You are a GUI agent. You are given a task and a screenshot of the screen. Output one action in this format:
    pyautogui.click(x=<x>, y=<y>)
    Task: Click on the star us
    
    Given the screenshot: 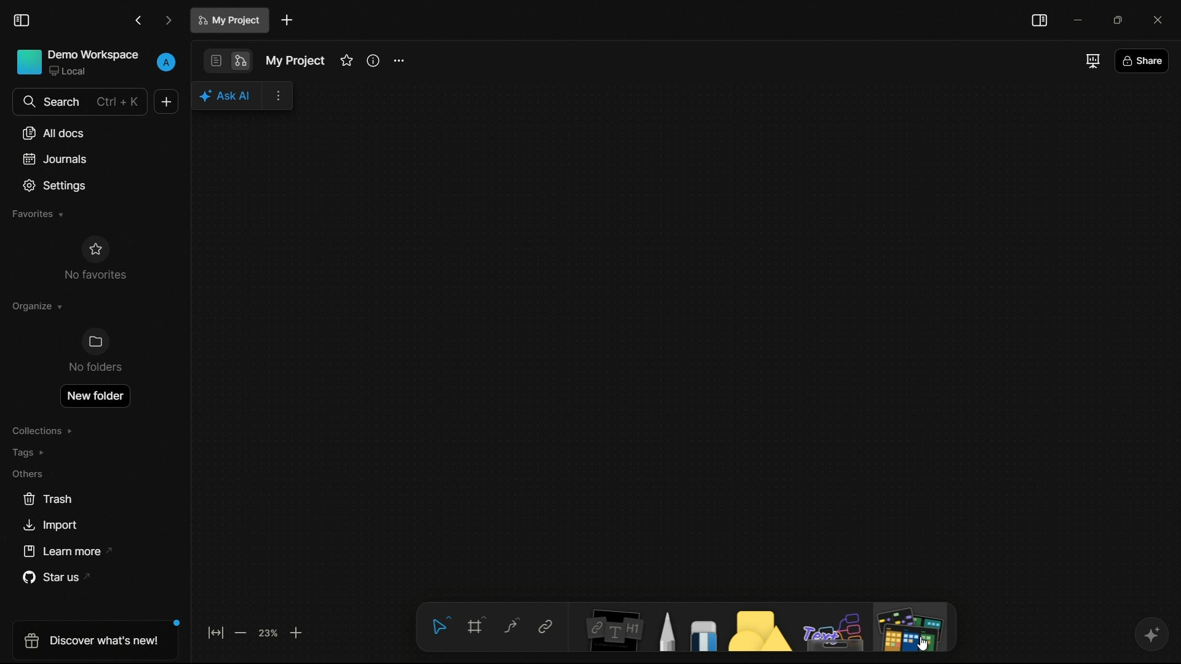 What is the action you would take?
    pyautogui.click(x=60, y=578)
    